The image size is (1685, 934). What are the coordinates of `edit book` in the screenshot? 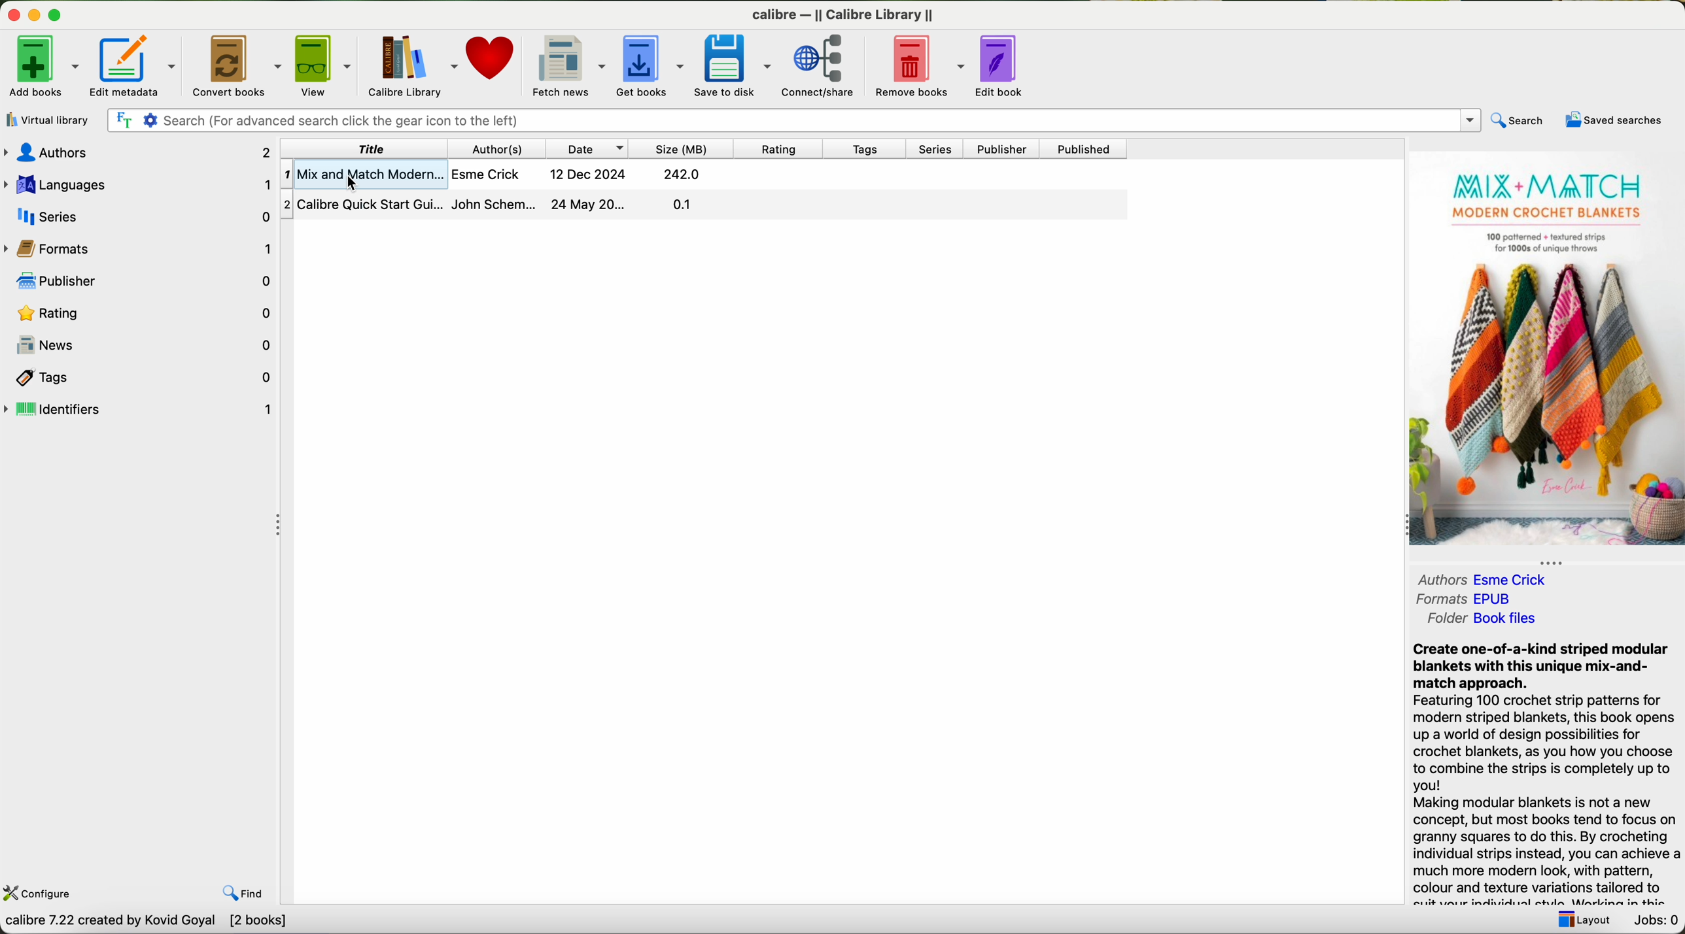 It's located at (1003, 66).